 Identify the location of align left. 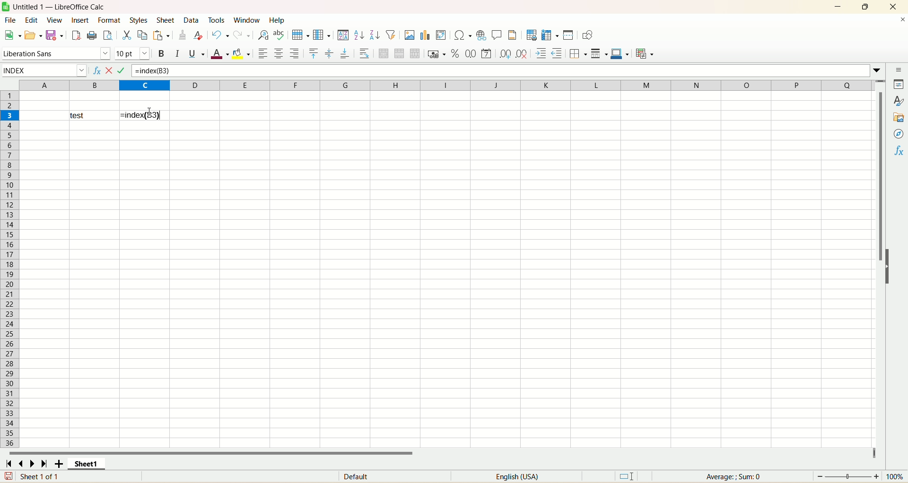
(262, 53).